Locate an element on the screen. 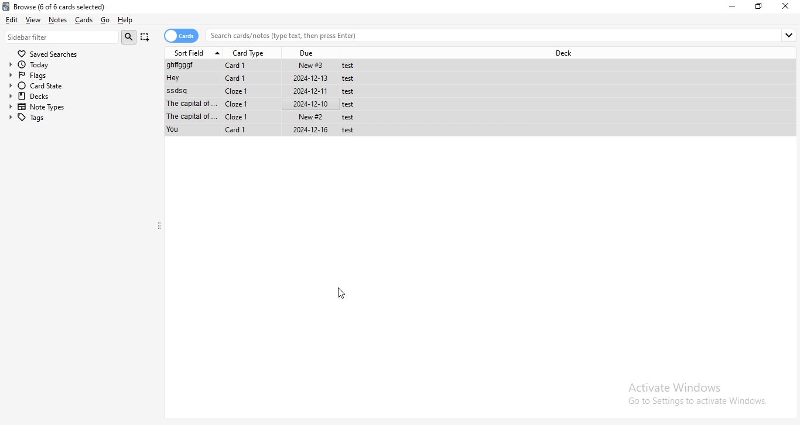 The height and width of the screenshot is (425, 800). File is located at coordinates (267, 131).